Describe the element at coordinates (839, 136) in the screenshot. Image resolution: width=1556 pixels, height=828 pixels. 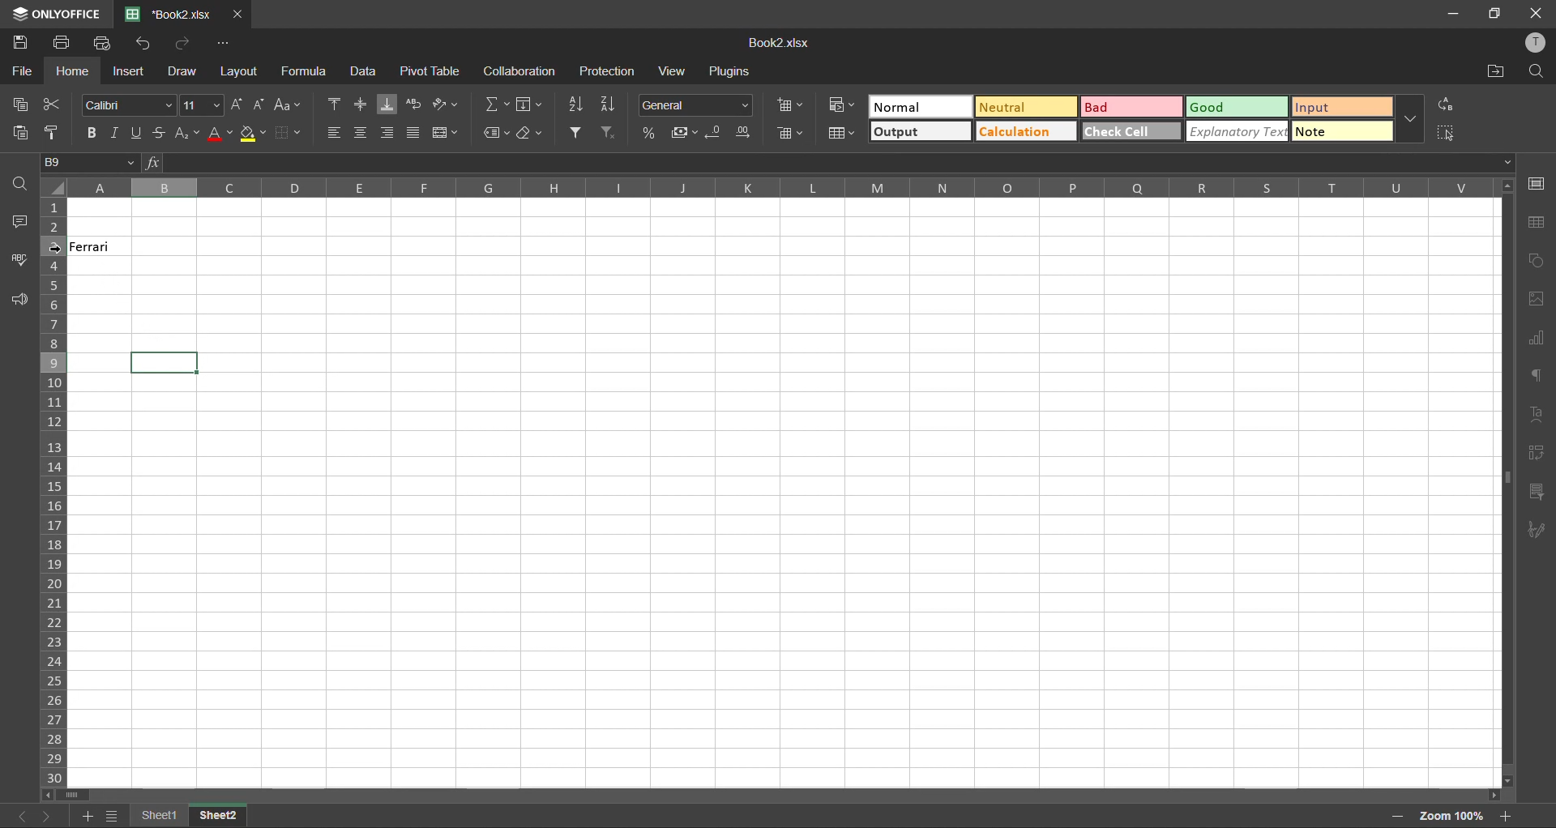
I see `format as table` at that location.